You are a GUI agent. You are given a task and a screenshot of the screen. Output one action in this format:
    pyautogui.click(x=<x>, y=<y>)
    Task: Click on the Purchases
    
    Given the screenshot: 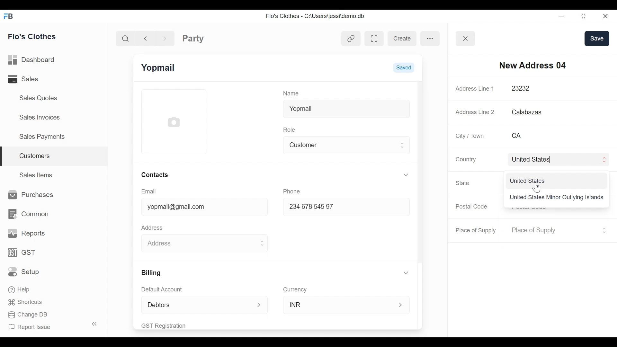 What is the action you would take?
    pyautogui.click(x=29, y=195)
    